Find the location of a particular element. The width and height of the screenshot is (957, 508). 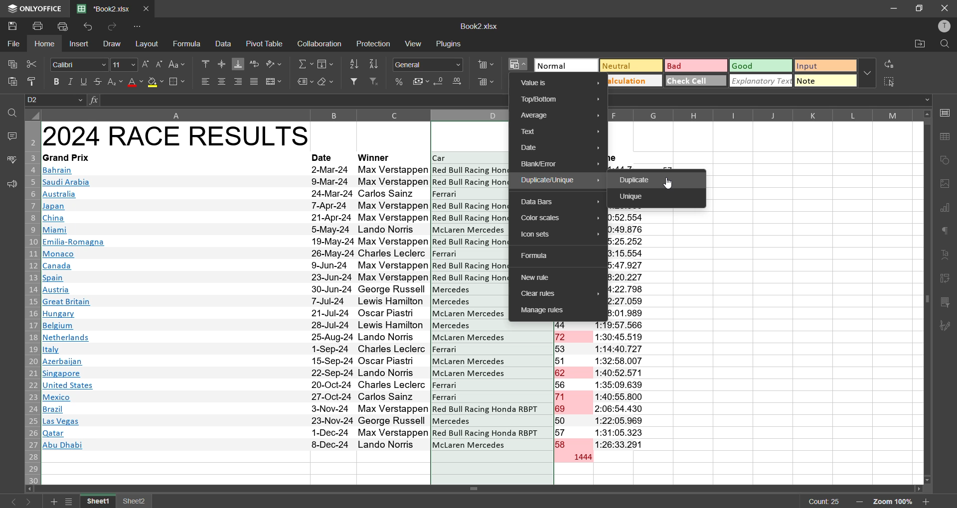

font style is located at coordinates (80, 65).